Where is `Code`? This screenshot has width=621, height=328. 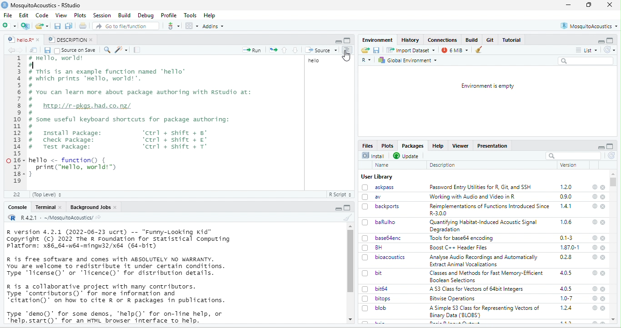
Code is located at coordinates (42, 15).